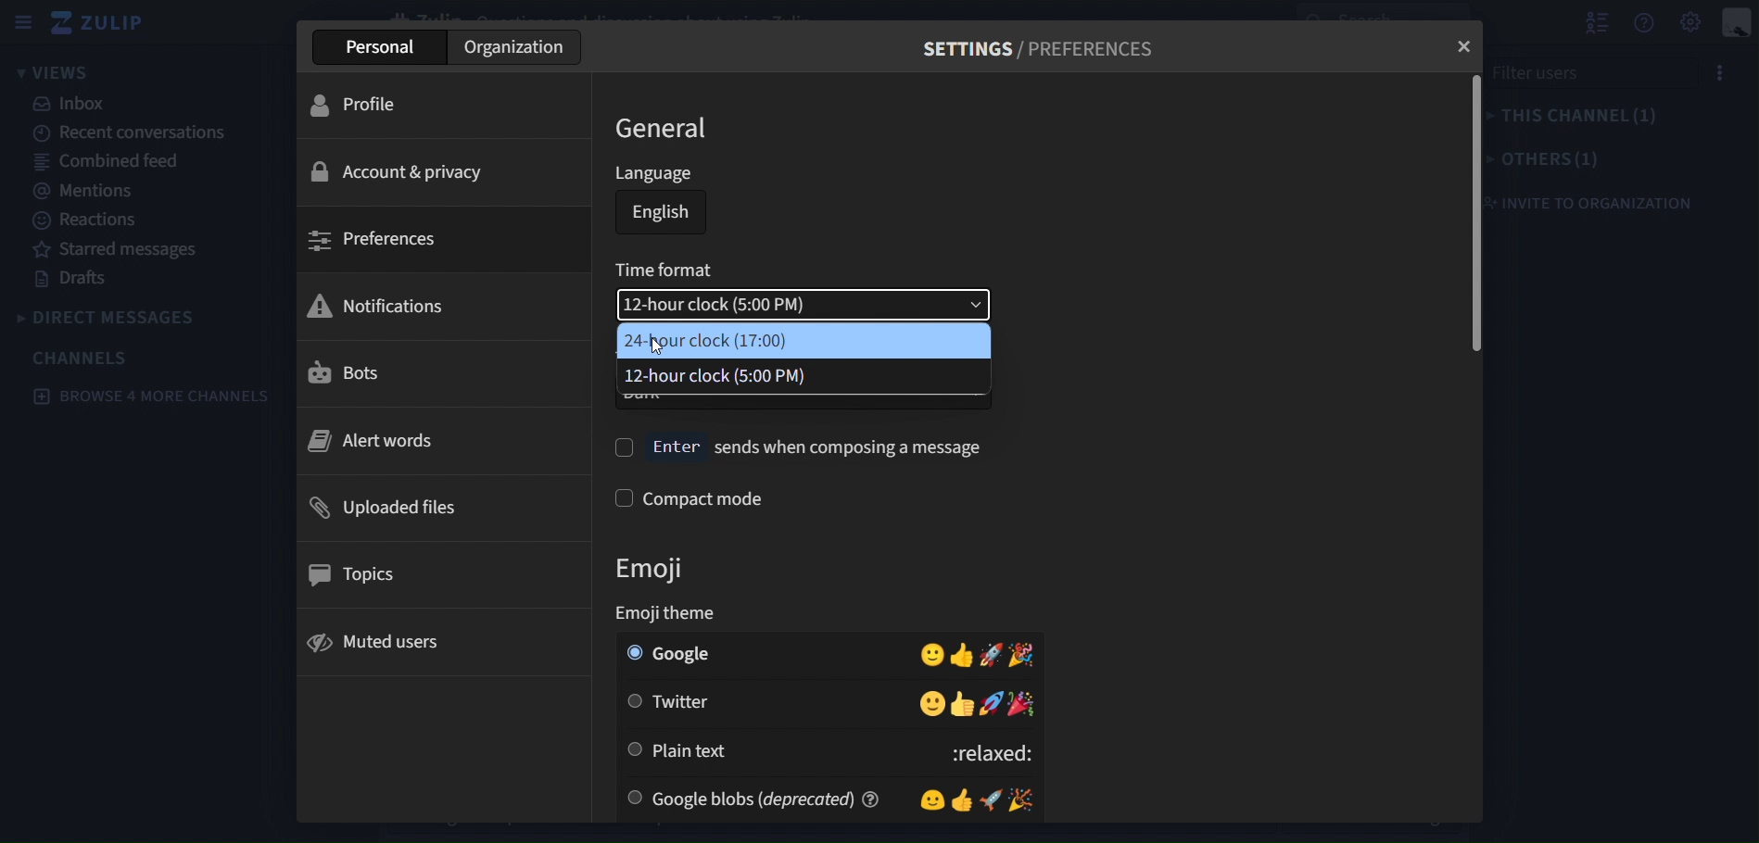 The height and width of the screenshot is (843, 1759). Describe the element at coordinates (437, 306) in the screenshot. I see `notifications` at that location.